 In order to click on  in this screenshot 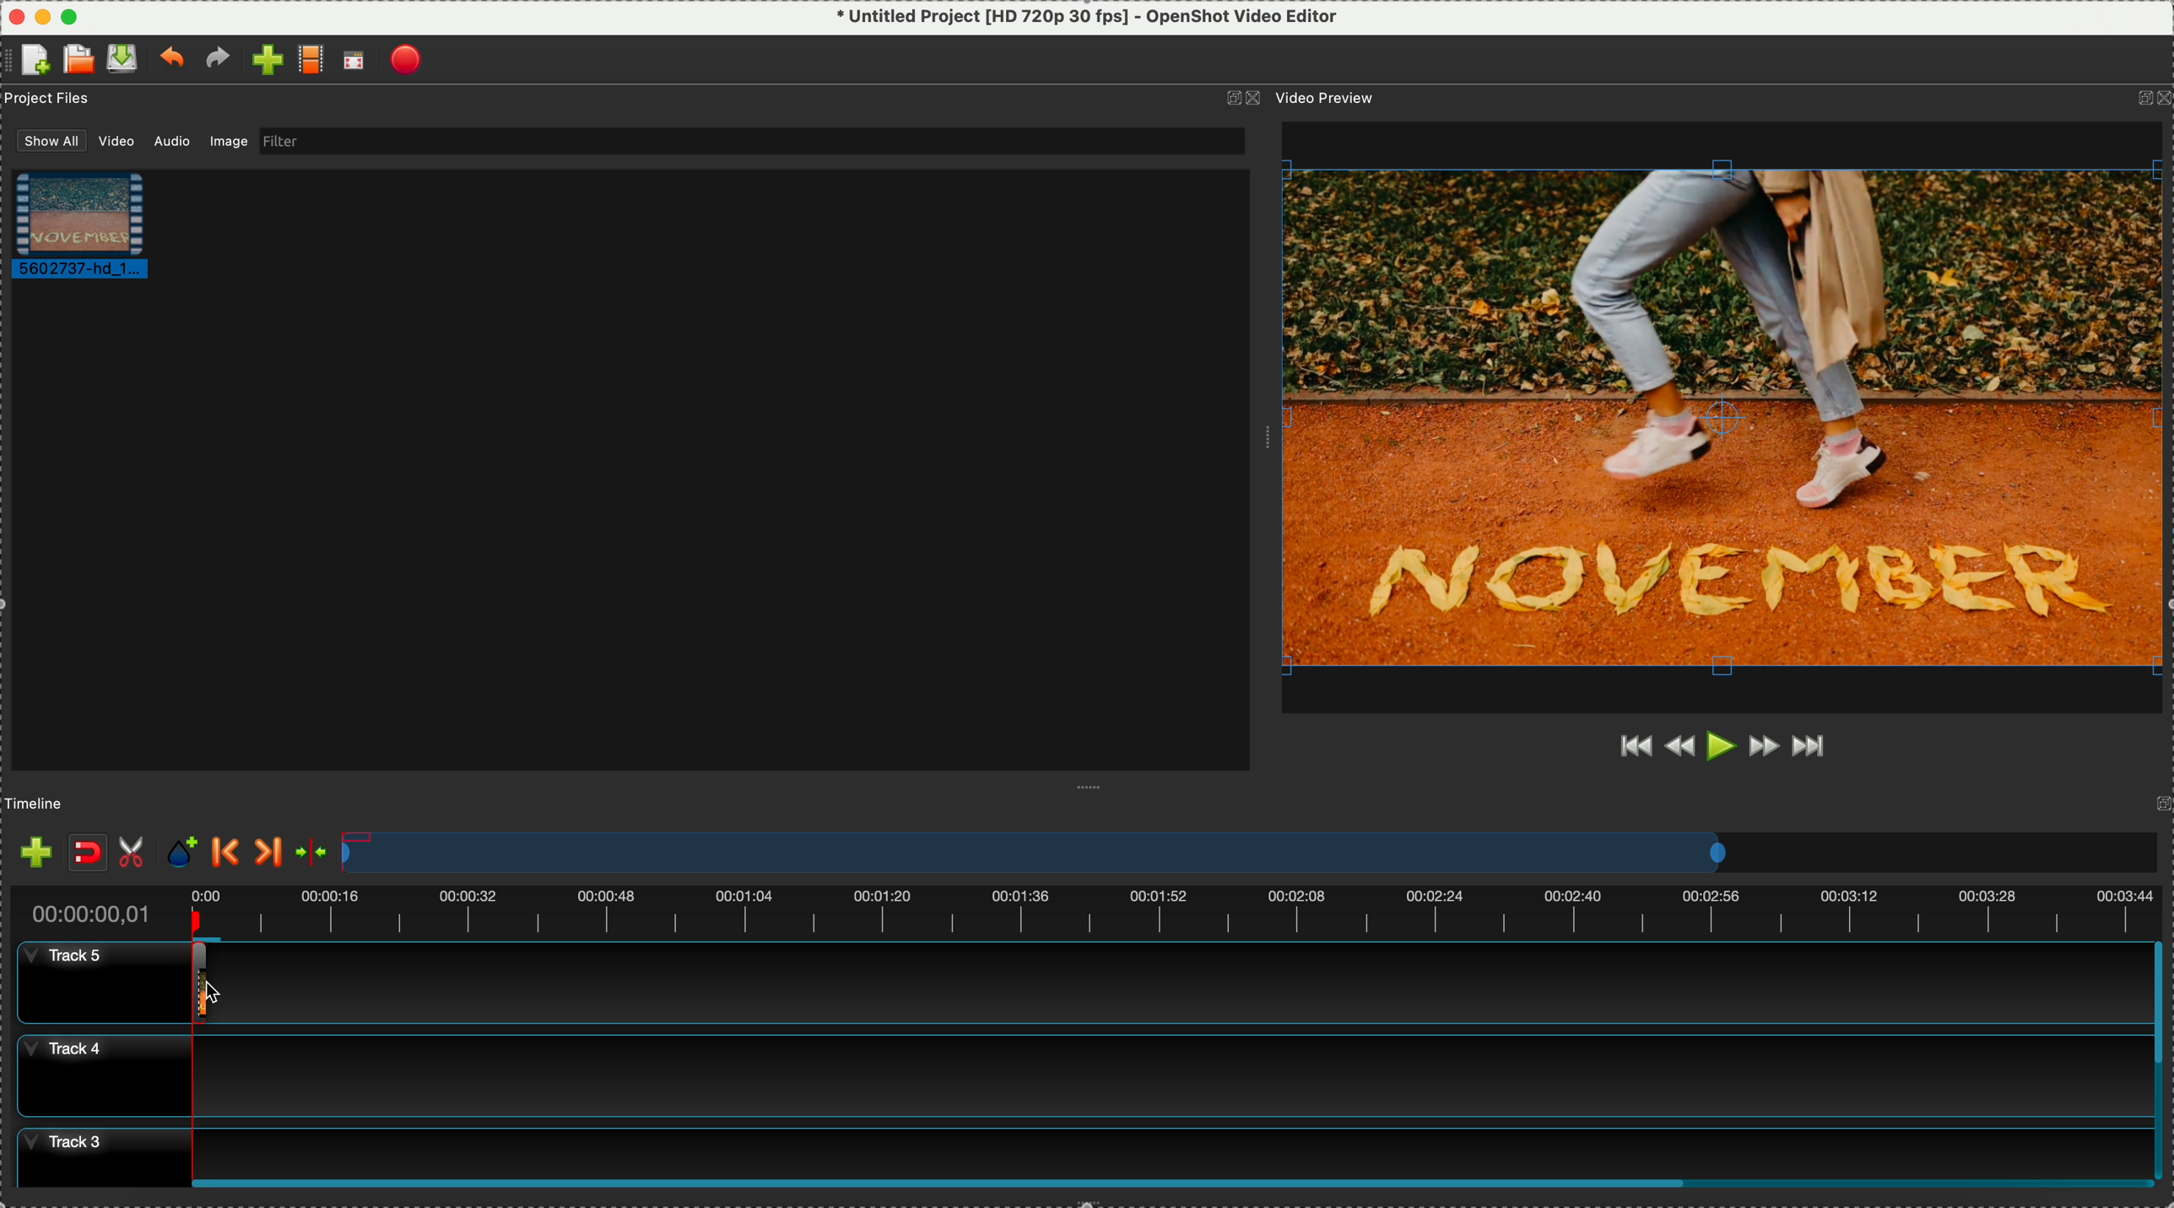, I will do `click(1266, 437)`.